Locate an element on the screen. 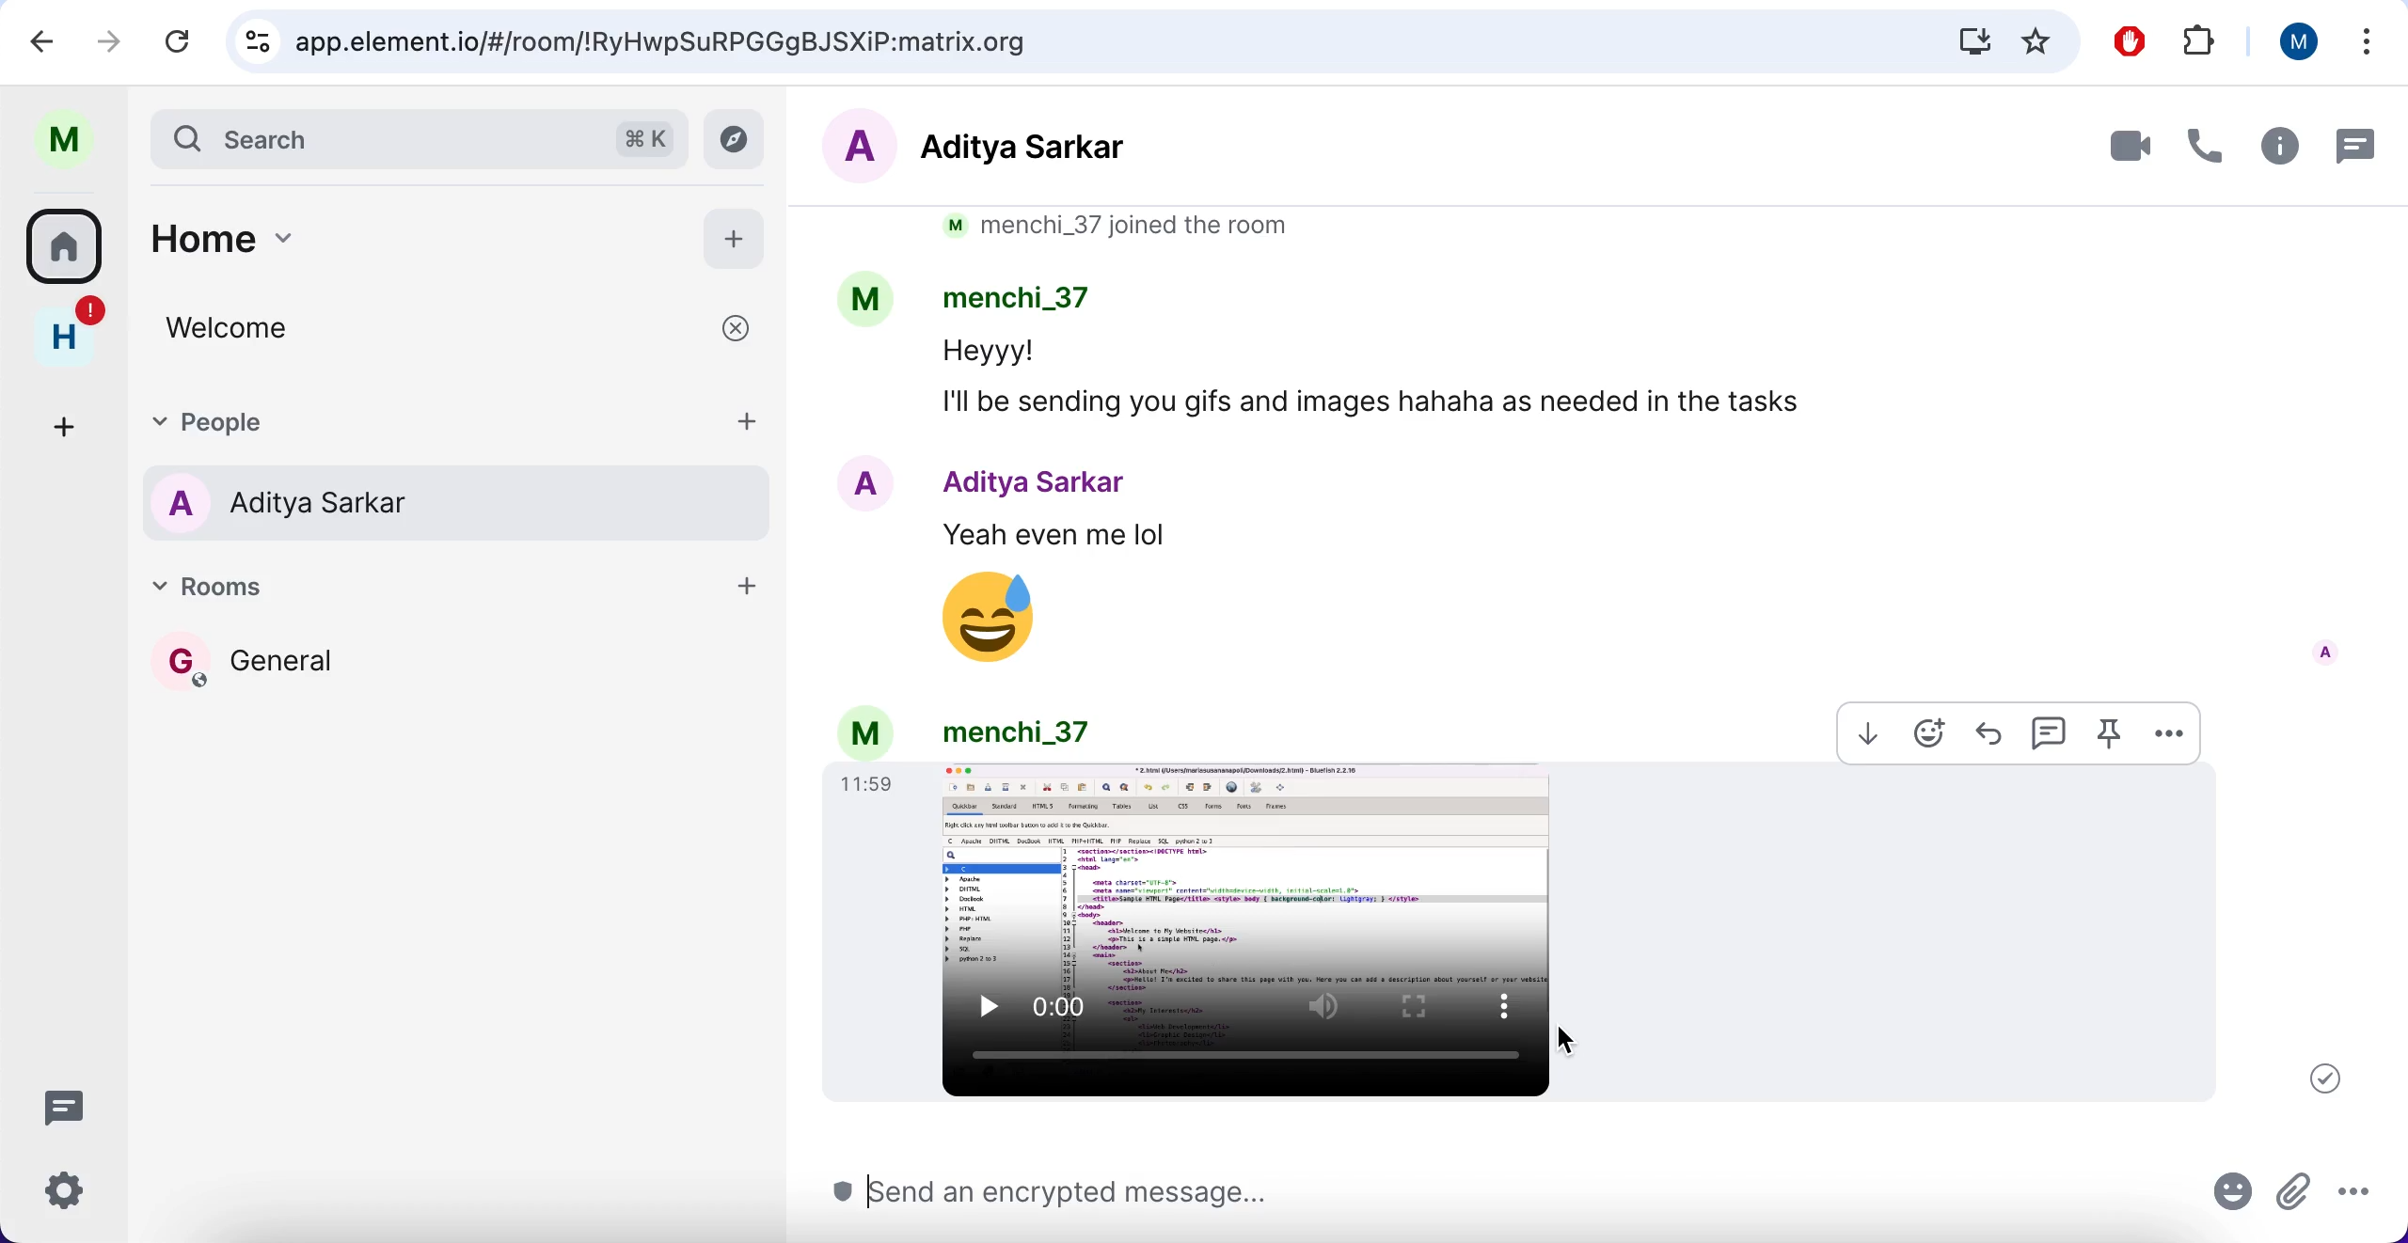 This screenshot has width=2408, height=1243. emoji is located at coordinates (2235, 1198).